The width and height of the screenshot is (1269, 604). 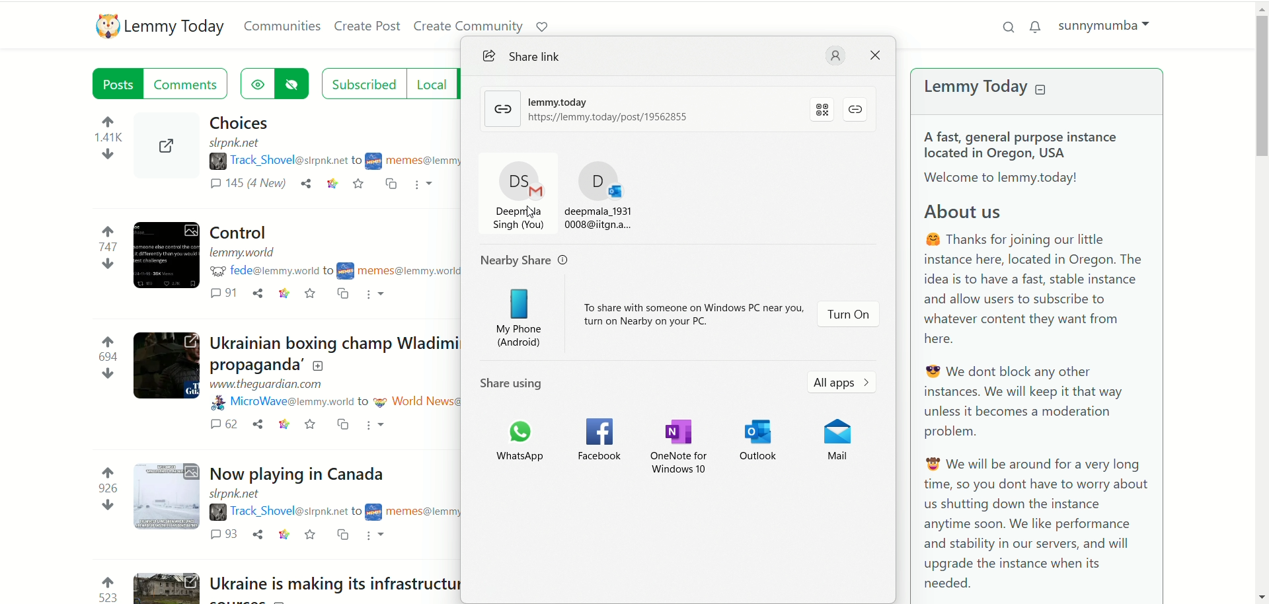 What do you see at coordinates (280, 26) in the screenshot?
I see `communities` at bounding box center [280, 26].